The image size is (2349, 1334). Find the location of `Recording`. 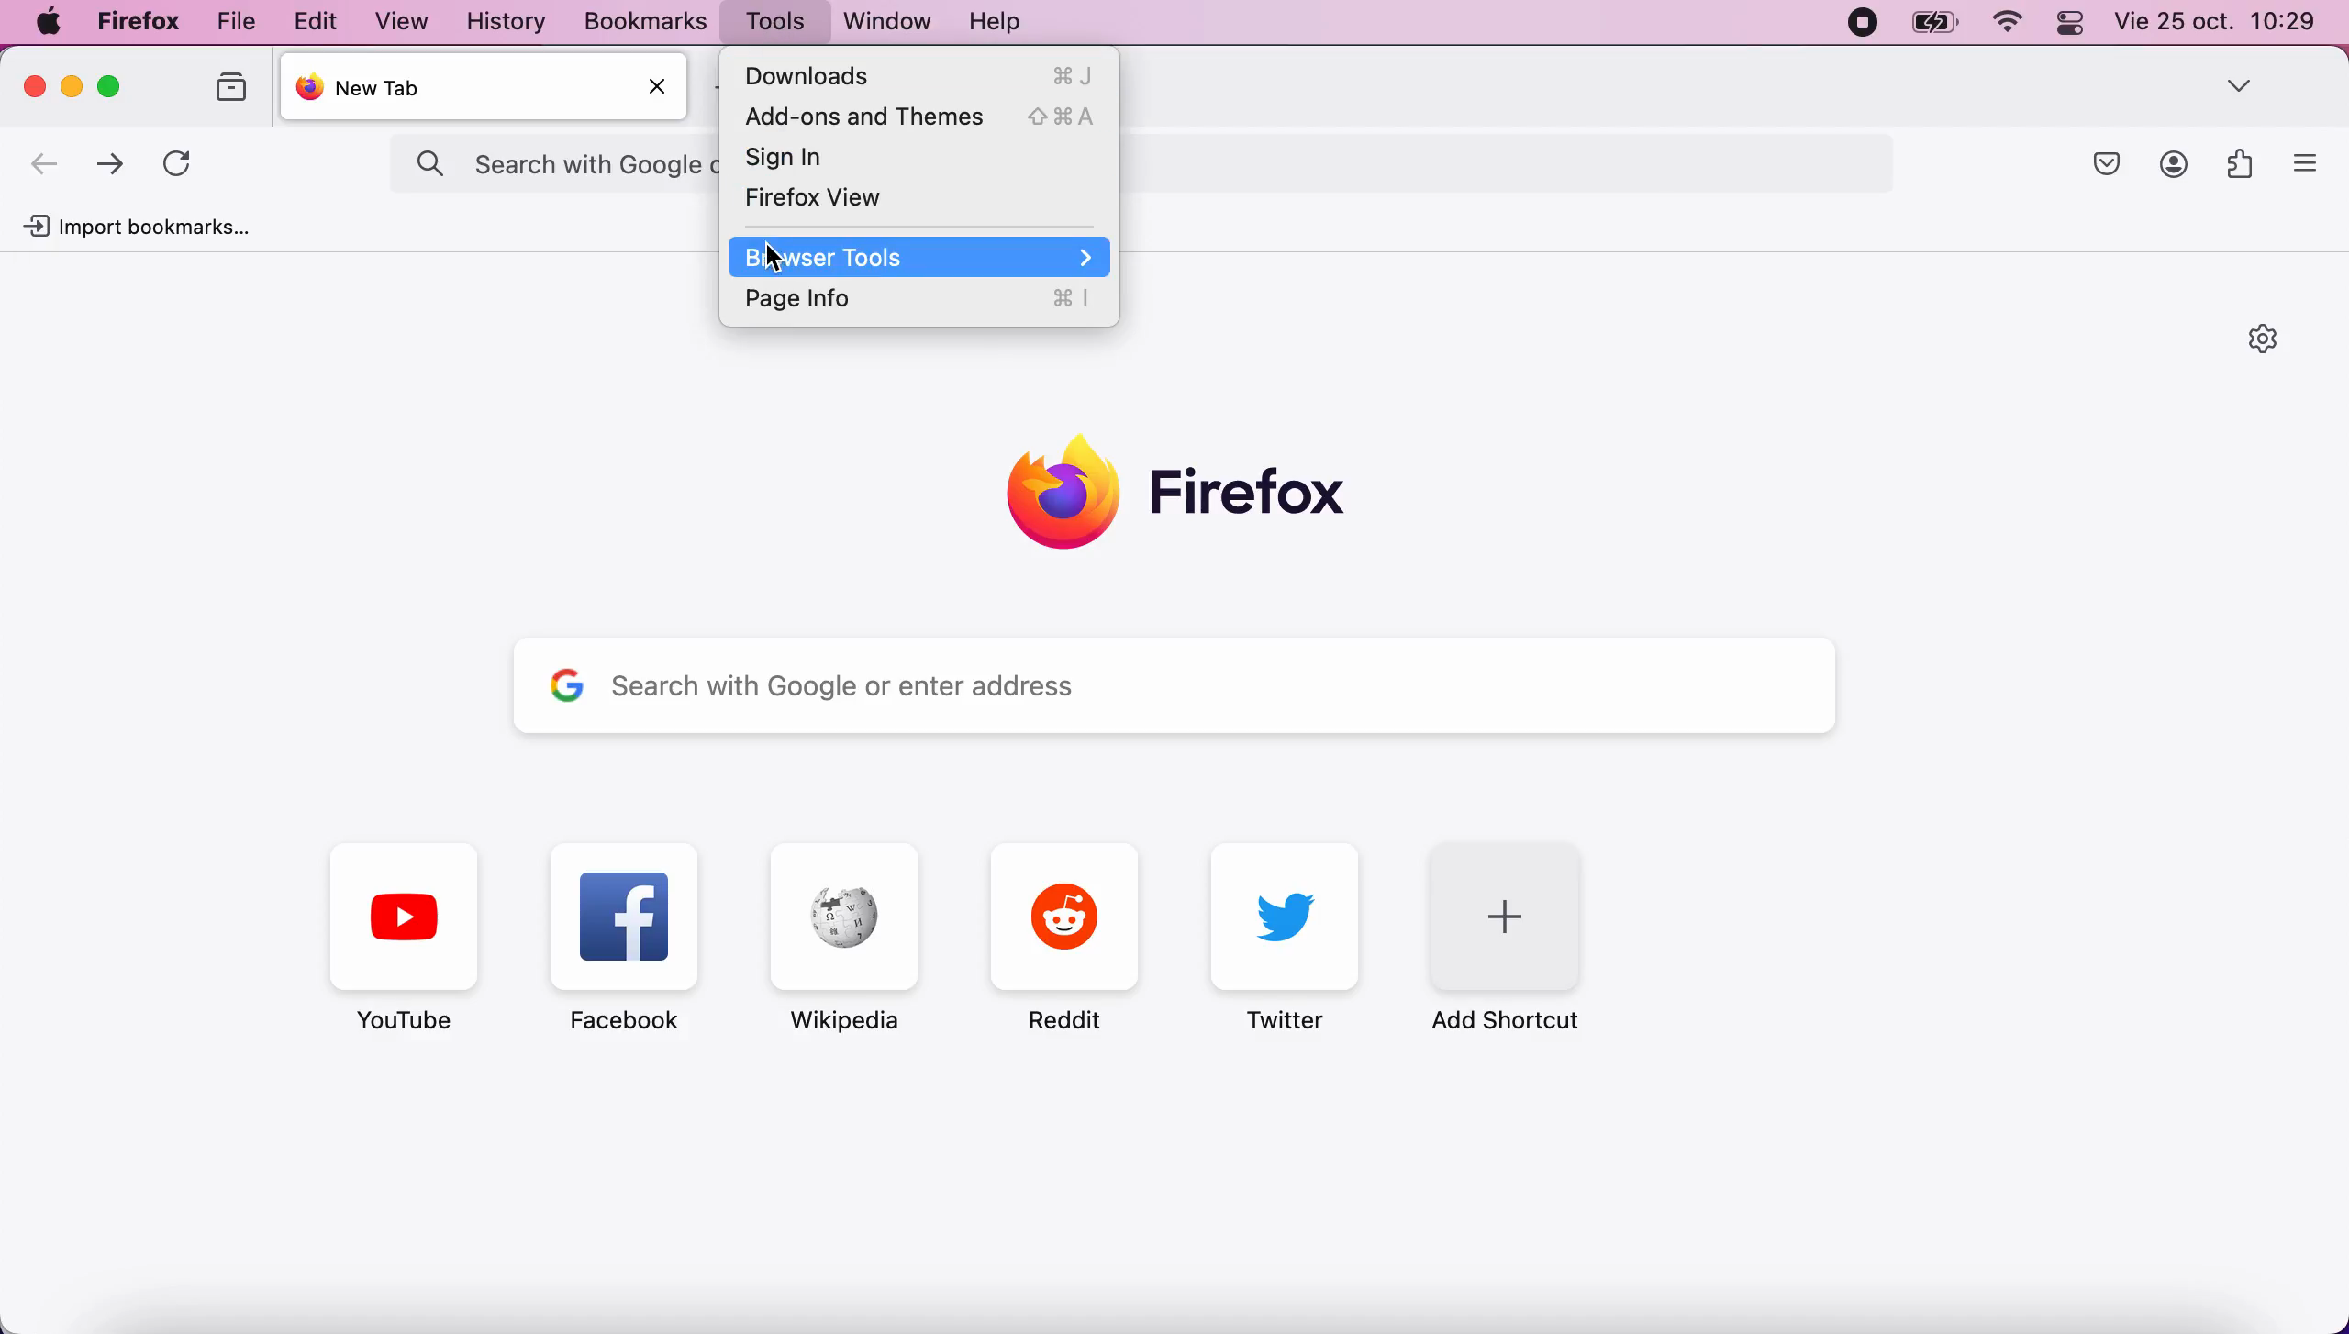

Recording is located at coordinates (1865, 23).